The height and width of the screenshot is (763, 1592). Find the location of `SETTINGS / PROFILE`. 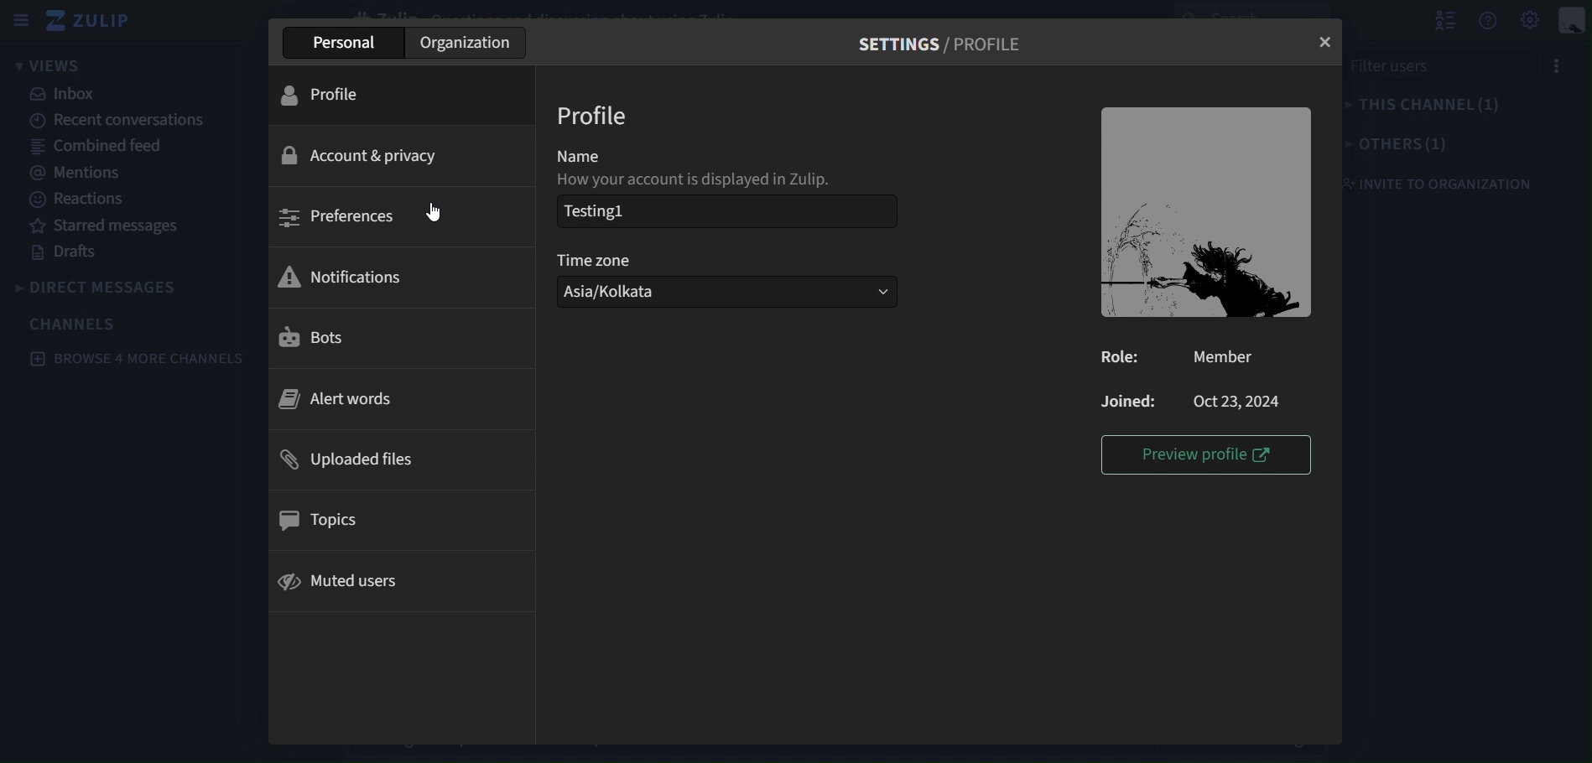

SETTINGS / PROFILE is located at coordinates (951, 43).